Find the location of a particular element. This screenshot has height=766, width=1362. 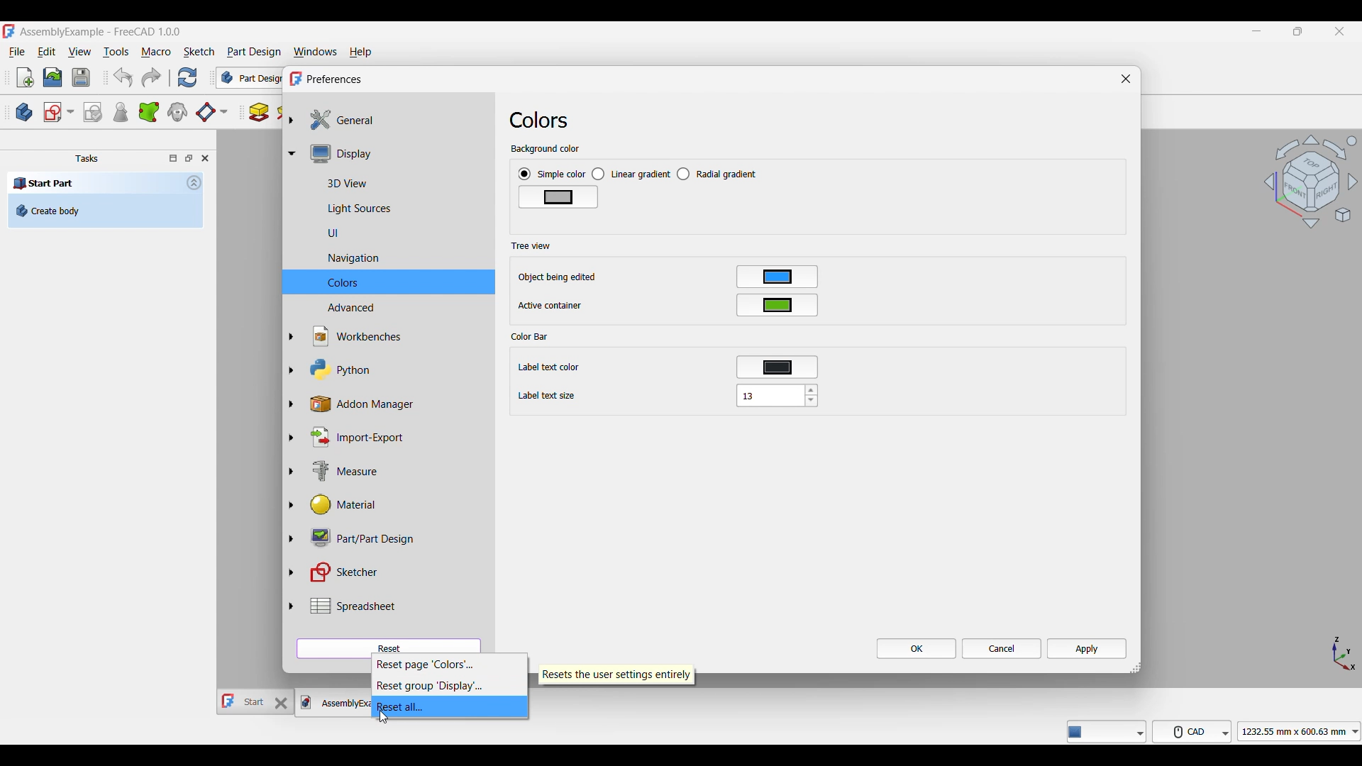

Help menu is located at coordinates (360, 52).